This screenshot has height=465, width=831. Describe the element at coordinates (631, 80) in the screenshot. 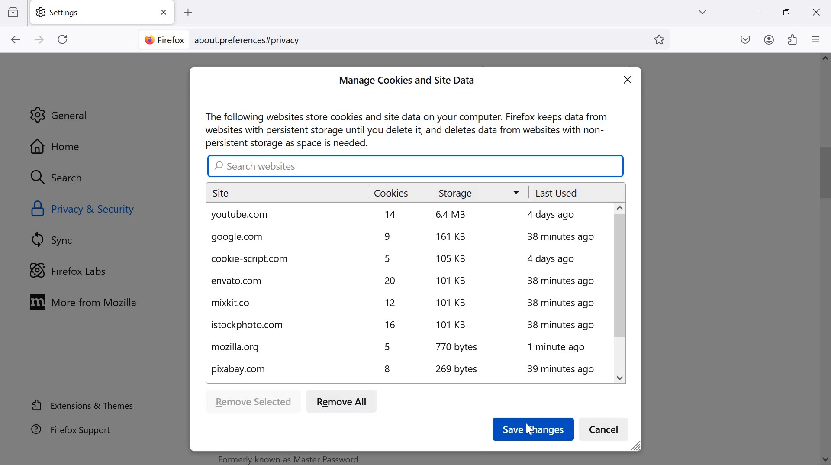

I see `close` at that location.